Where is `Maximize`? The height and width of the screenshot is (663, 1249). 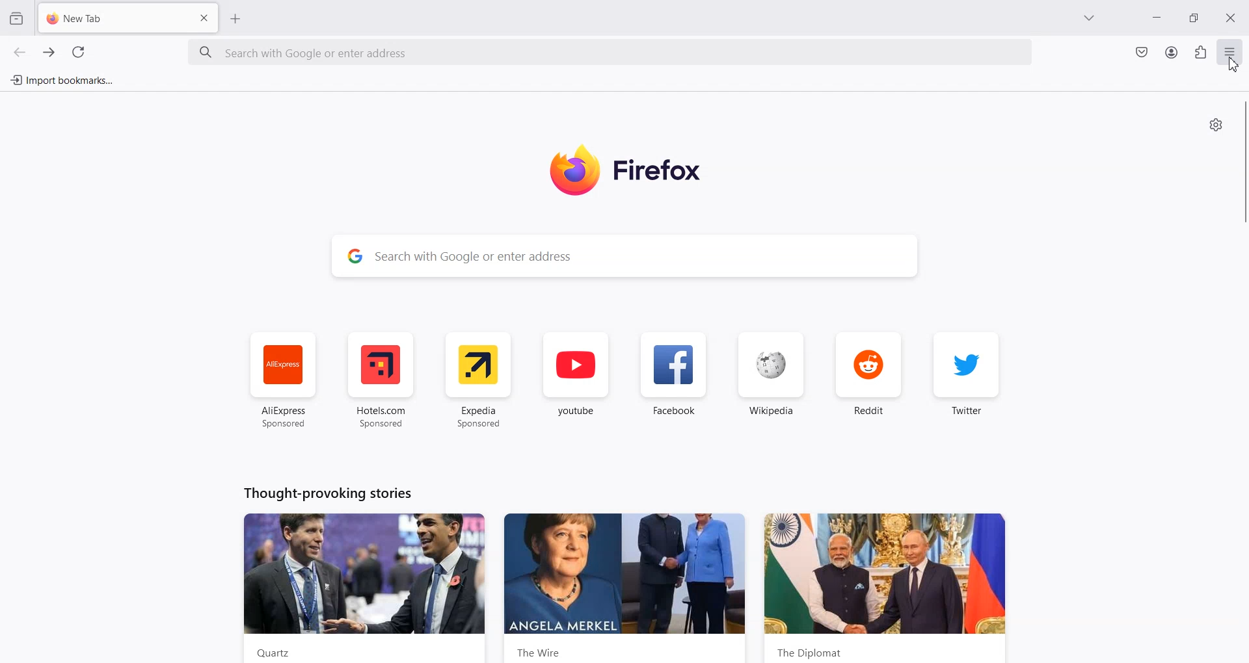
Maximize is located at coordinates (1194, 17).